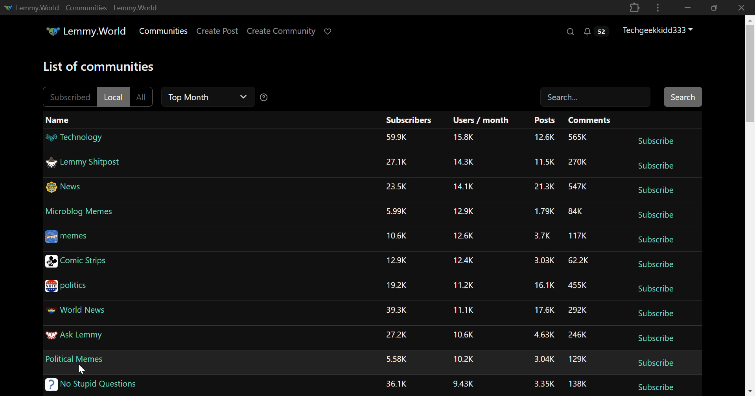  What do you see at coordinates (481, 120) in the screenshot?
I see `Users/month Column Heading` at bounding box center [481, 120].